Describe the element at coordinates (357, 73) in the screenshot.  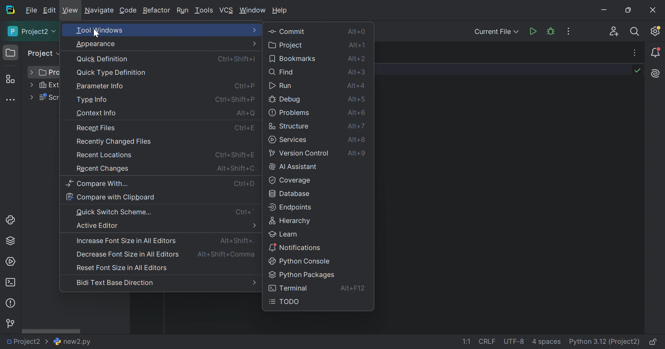
I see `Alt+3` at that location.